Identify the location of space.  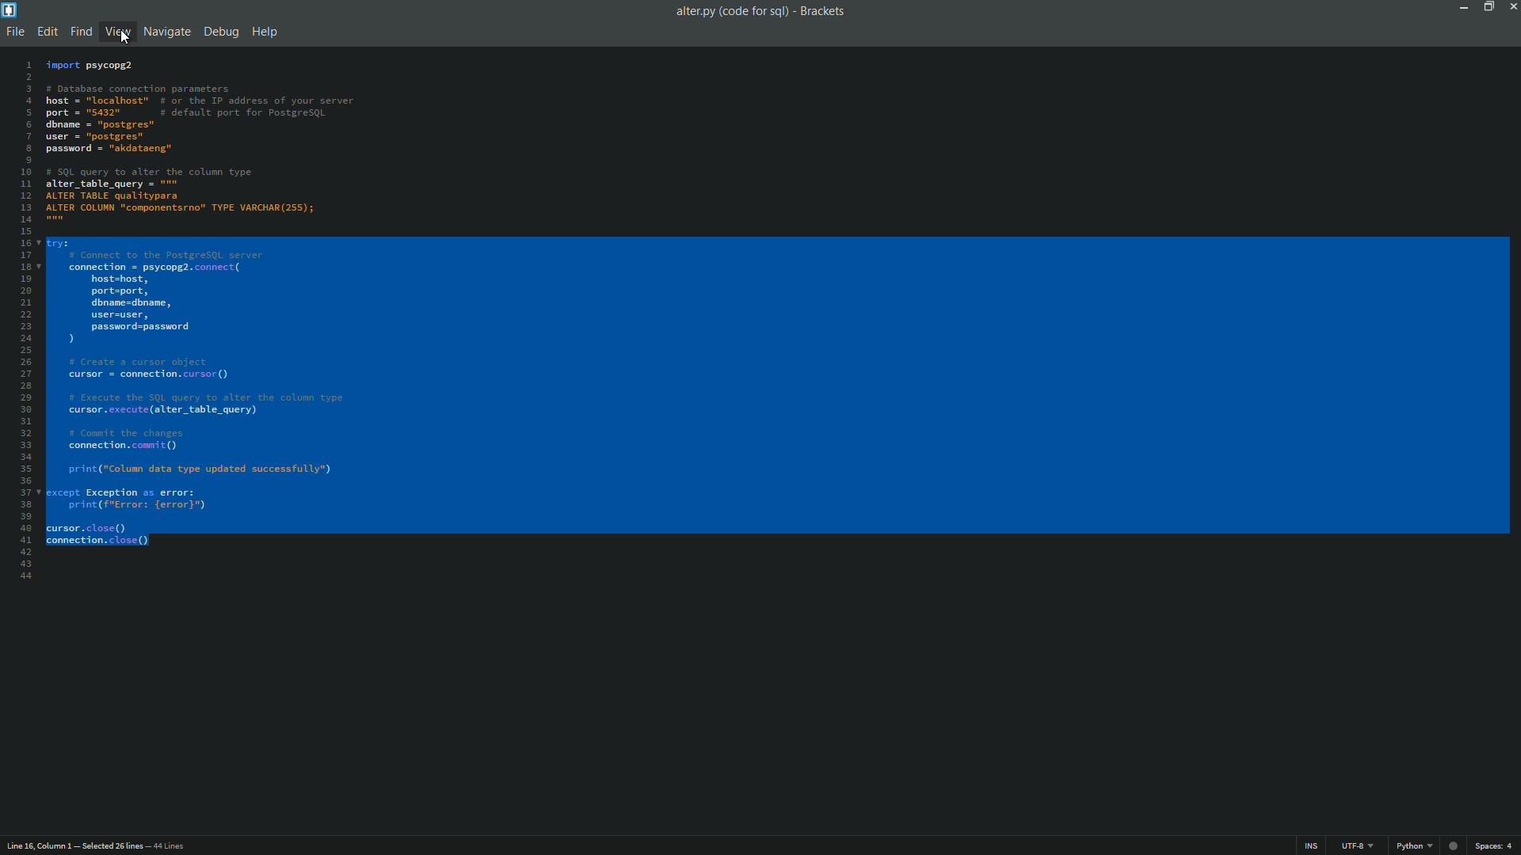
(1497, 847).